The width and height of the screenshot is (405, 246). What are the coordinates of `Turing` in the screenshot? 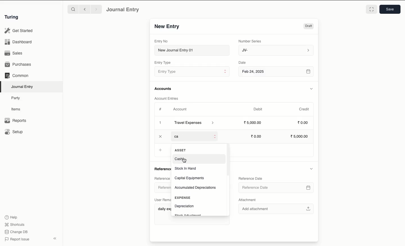 It's located at (13, 17).